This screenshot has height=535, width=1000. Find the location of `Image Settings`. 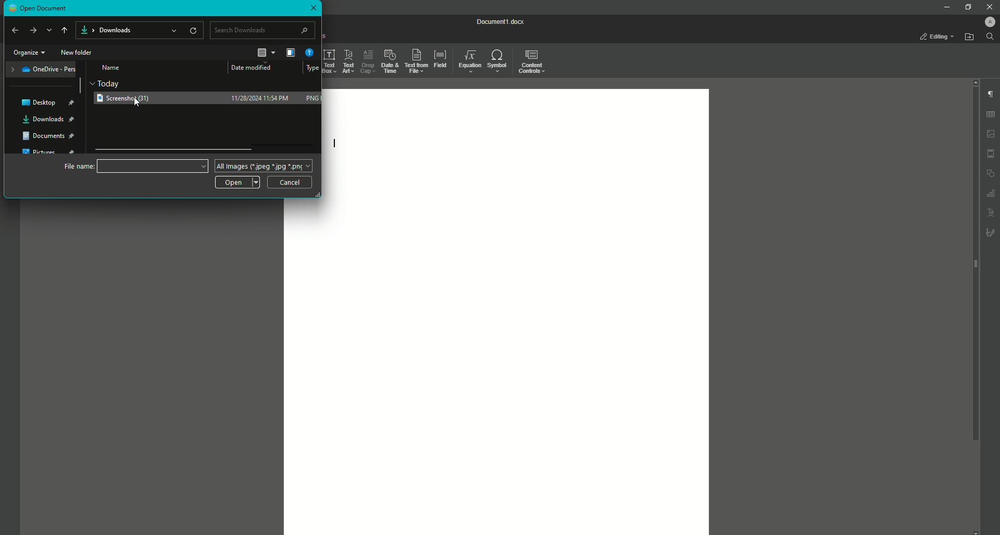

Image Settings is located at coordinates (991, 134).